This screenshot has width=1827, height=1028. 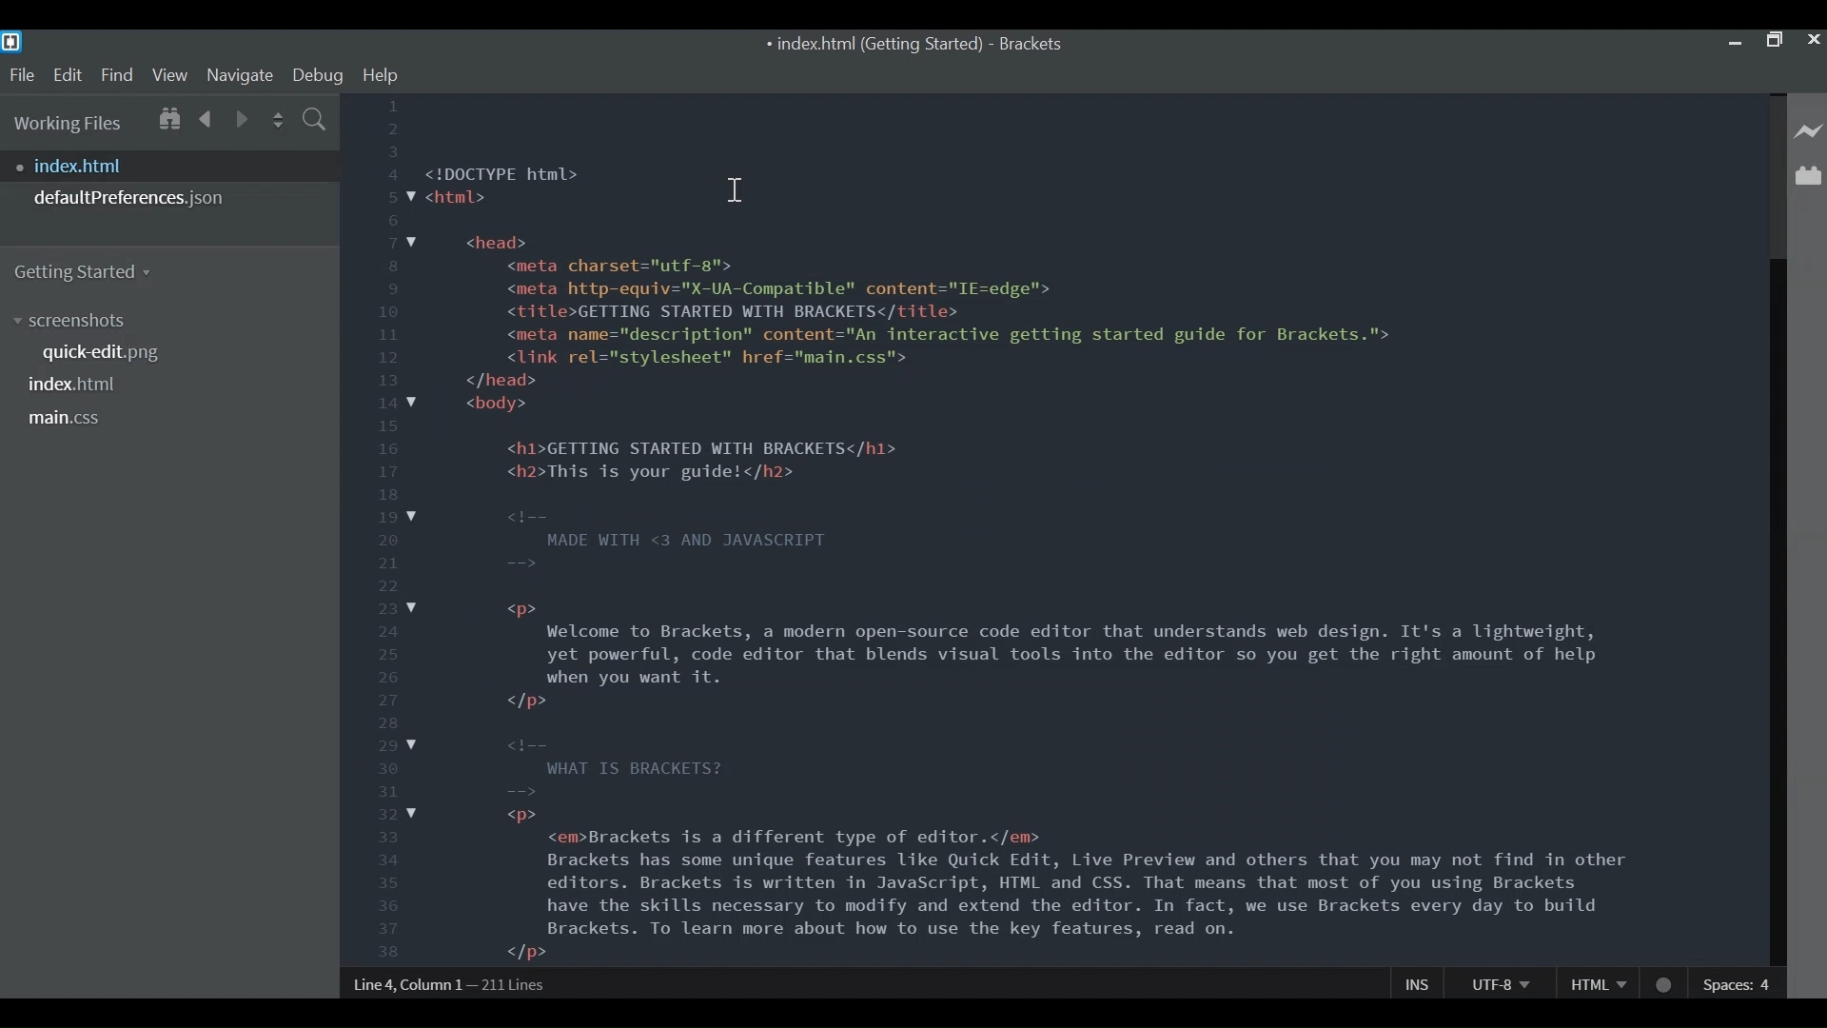 What do you see at coordinates (1739, 983) in the screenshot?
I see `Spaces: 4` at bounding box center [1739, 983].